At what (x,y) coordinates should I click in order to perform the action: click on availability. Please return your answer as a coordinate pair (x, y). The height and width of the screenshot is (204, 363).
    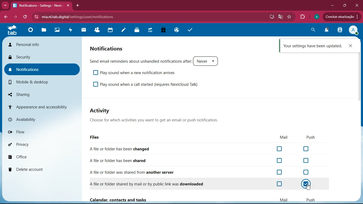
    Looking at the image, I should click on (38, 118).